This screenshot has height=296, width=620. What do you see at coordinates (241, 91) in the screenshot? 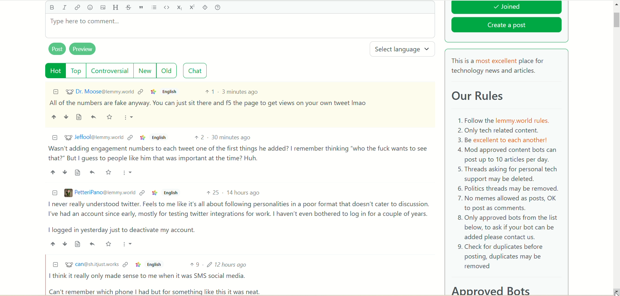
I see `3 minutes ago` at bounding box center [241, 91].